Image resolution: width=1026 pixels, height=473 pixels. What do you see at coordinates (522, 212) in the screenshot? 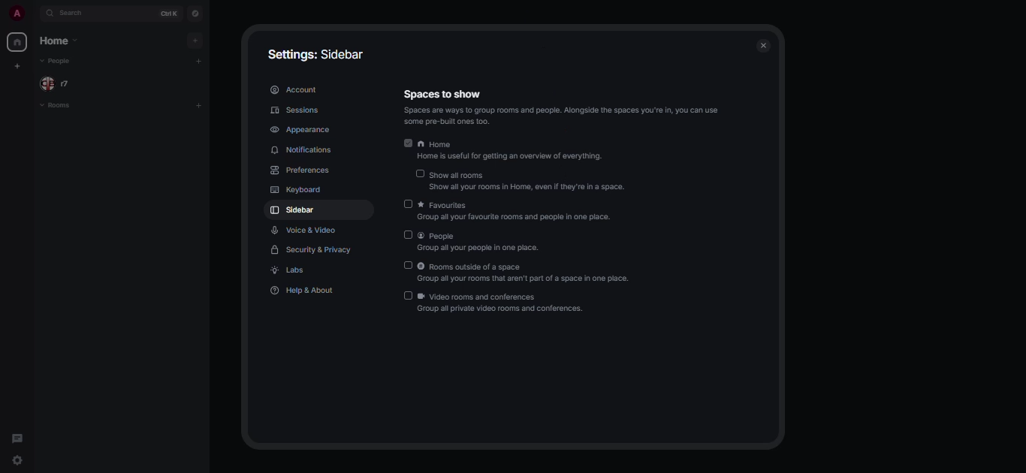
I see `favorites` at bounding box center [522, 212].